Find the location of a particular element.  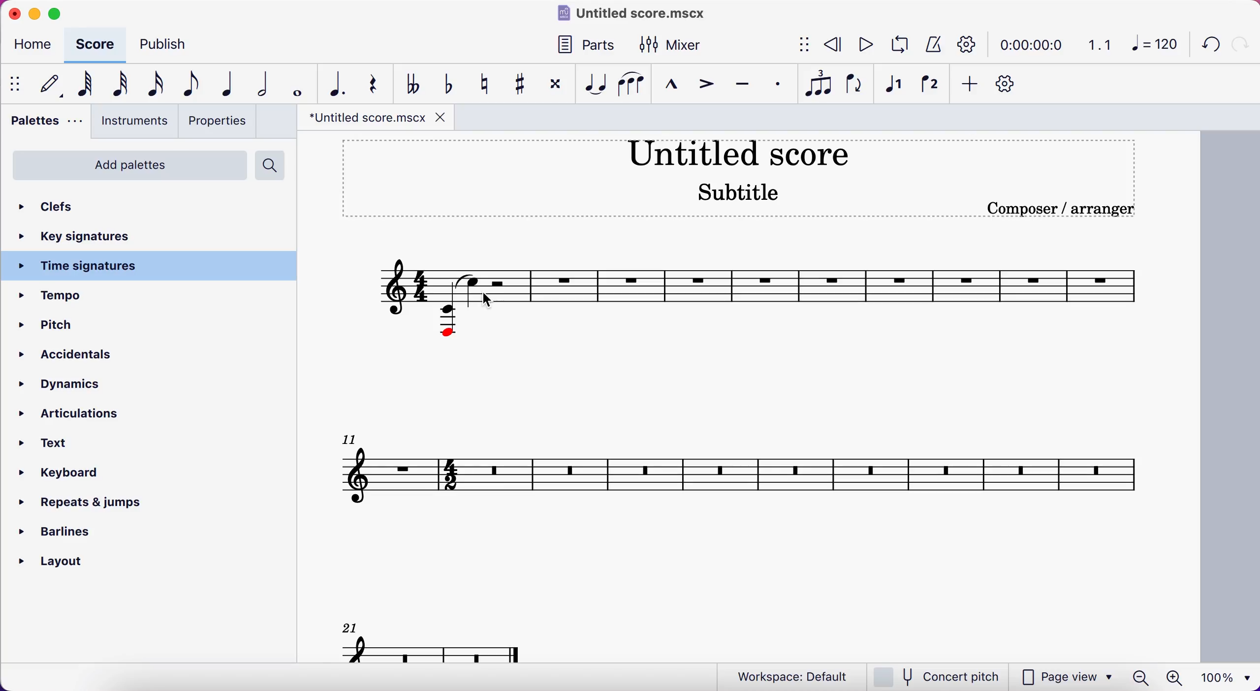

zoom in is located at coordinates (1176, 678).